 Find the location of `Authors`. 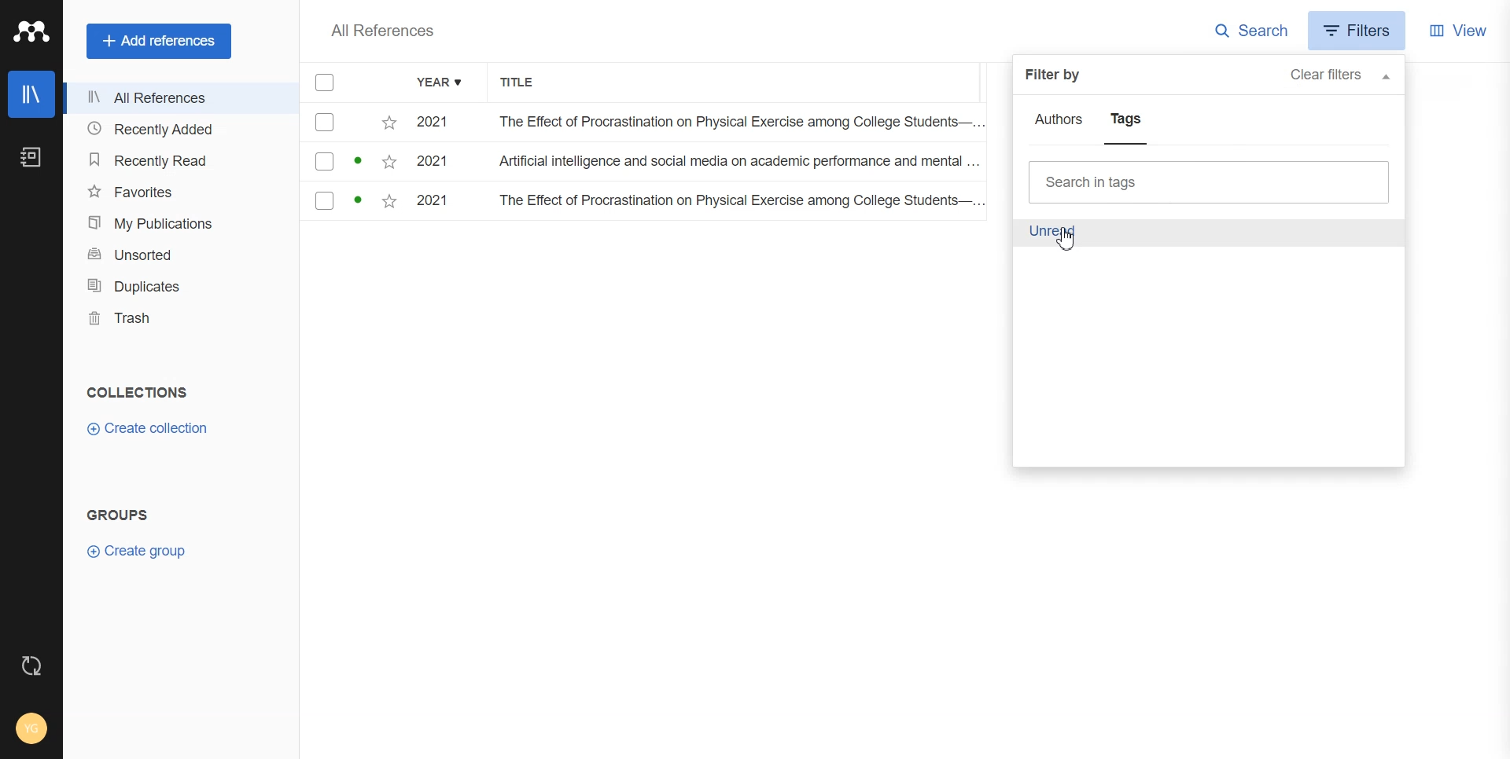

Authors is located at coordinates (1063, 121).